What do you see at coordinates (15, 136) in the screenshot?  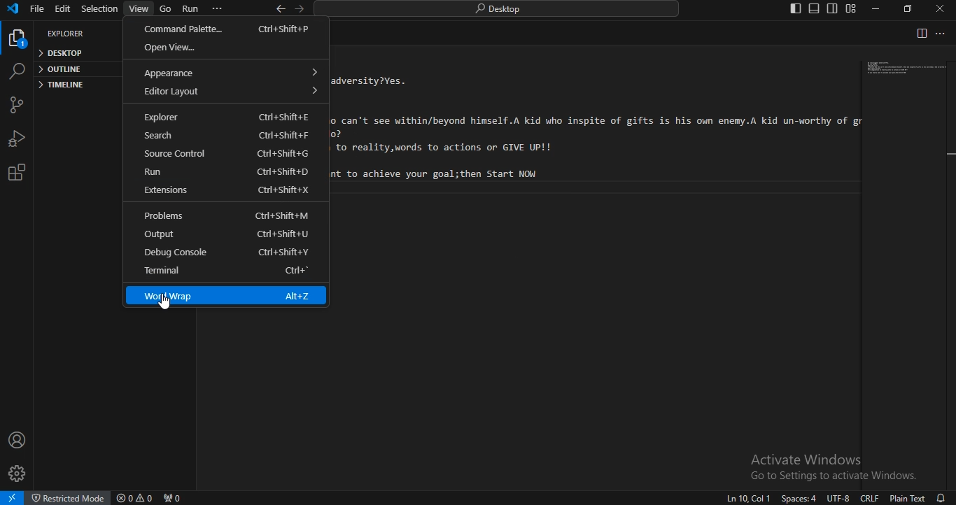 I see `run and debug` at bounding box center [15, 136].